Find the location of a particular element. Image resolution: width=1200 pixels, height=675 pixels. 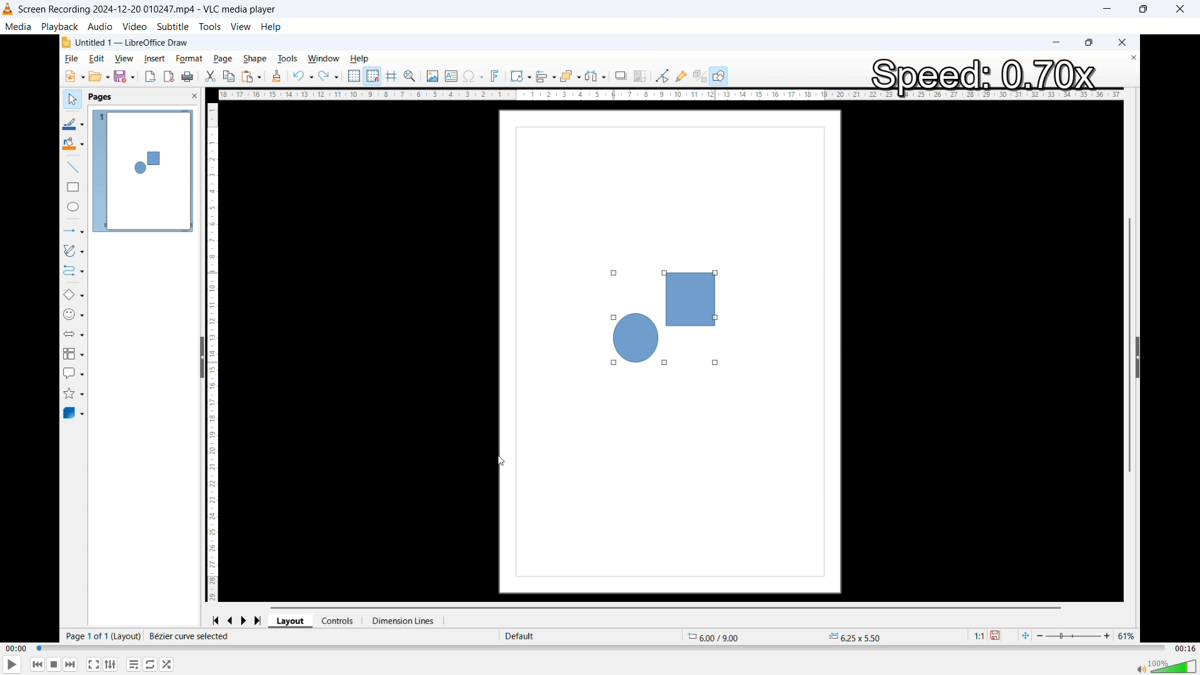

Video  is located at coordinates (134, 27).